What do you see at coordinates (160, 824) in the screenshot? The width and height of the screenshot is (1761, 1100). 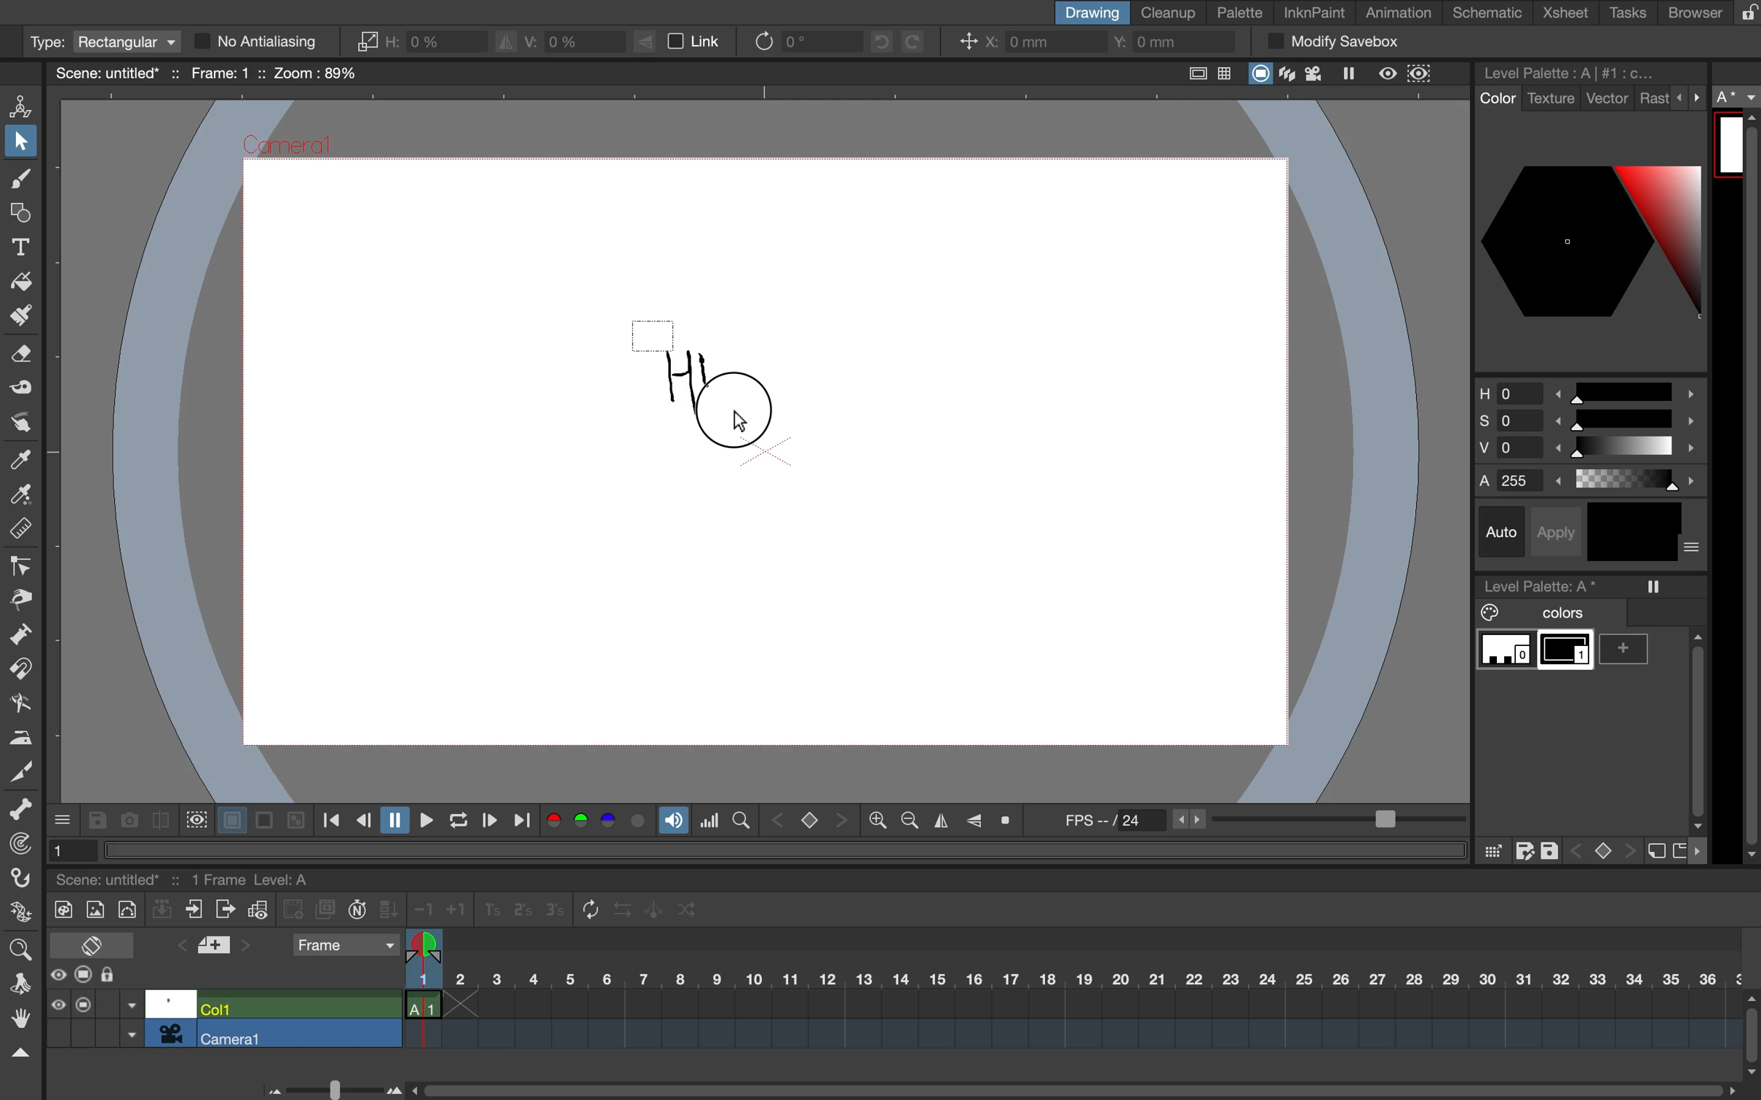 I see `compare to snapshot` at bounding box center [160, 824].